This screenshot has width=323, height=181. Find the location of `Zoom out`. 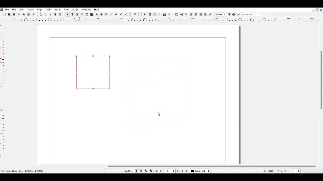

Zoom out is located at coordinates (142, 171).